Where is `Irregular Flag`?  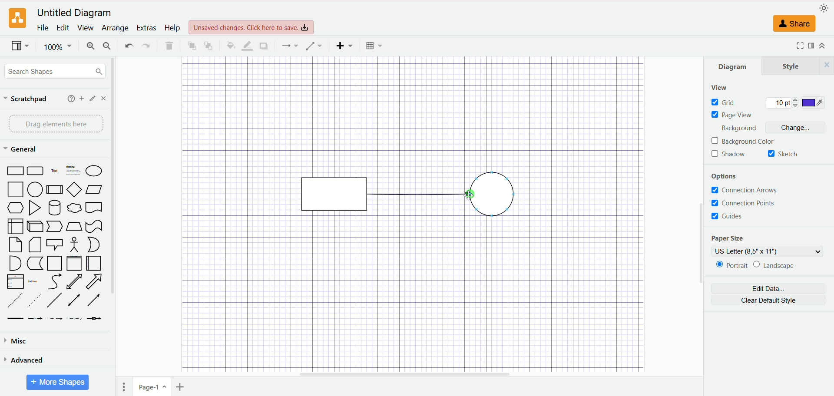
Irregular Flag is located at coordinates (94, 227).